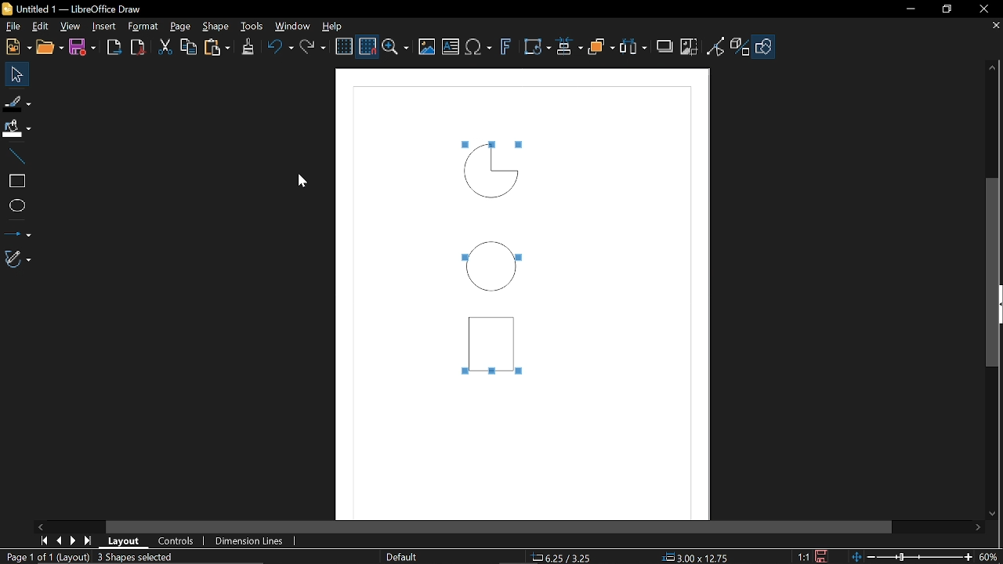 Image resolution: width=1003 pixels, height=564 pixels. Describe the element at coordinates (451, 46) in the screenshot. I see `insert text` at that location.